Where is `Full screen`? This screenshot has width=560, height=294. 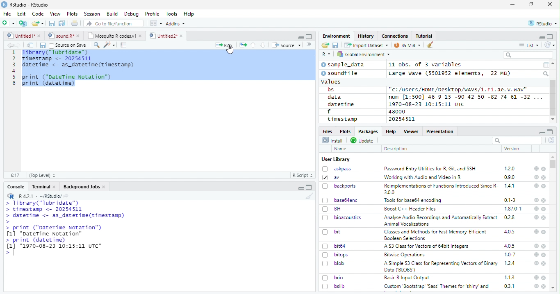 Full screen is located at coordinates (309, 187).